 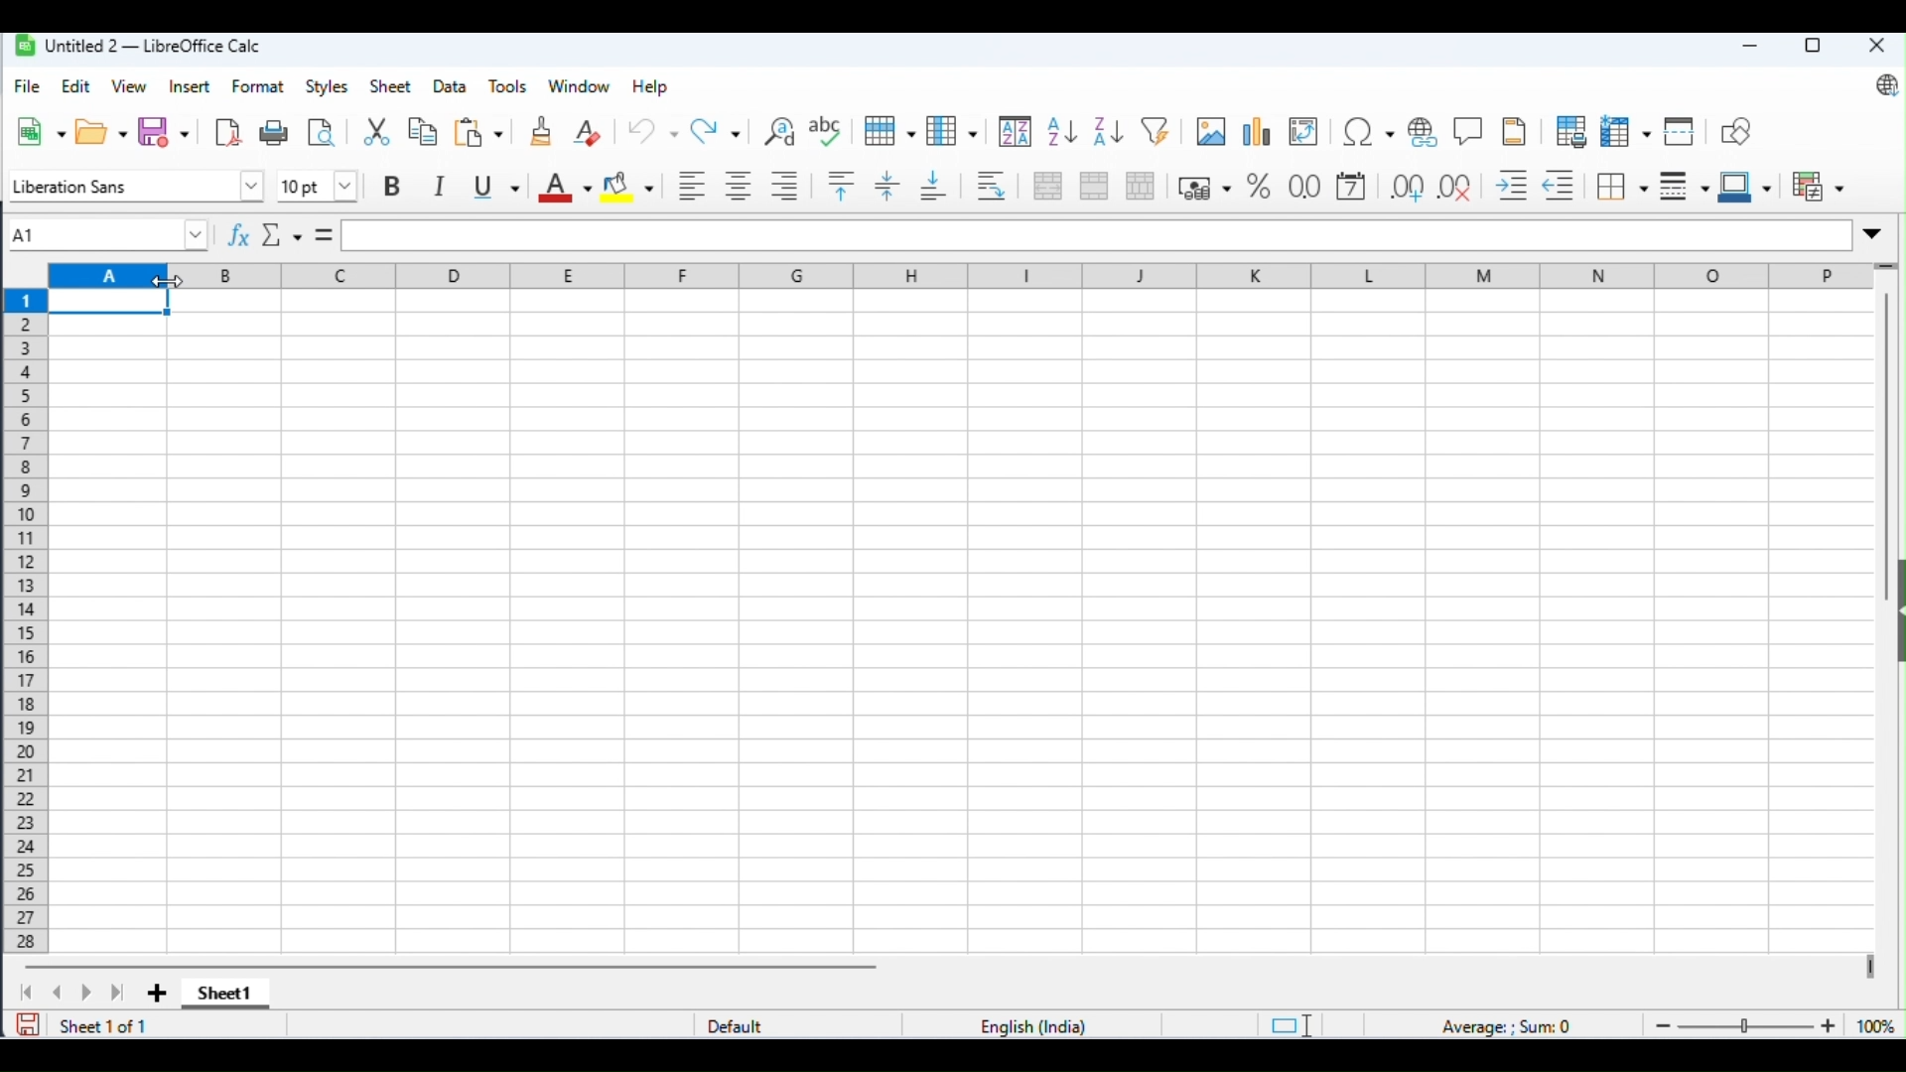 I want to click on selected cell number, so click(x=103, y=232).